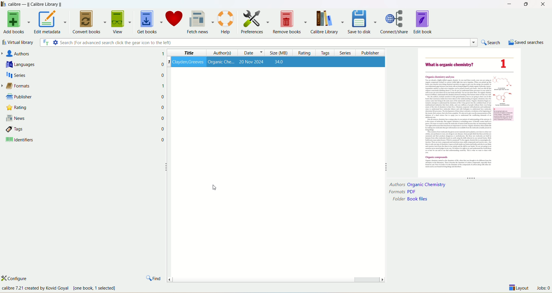 The width and height of the screenshot is (552, 293). Describe the element at coordinates (396, 21) in the screenshot. I see `coonect/share` at that location.